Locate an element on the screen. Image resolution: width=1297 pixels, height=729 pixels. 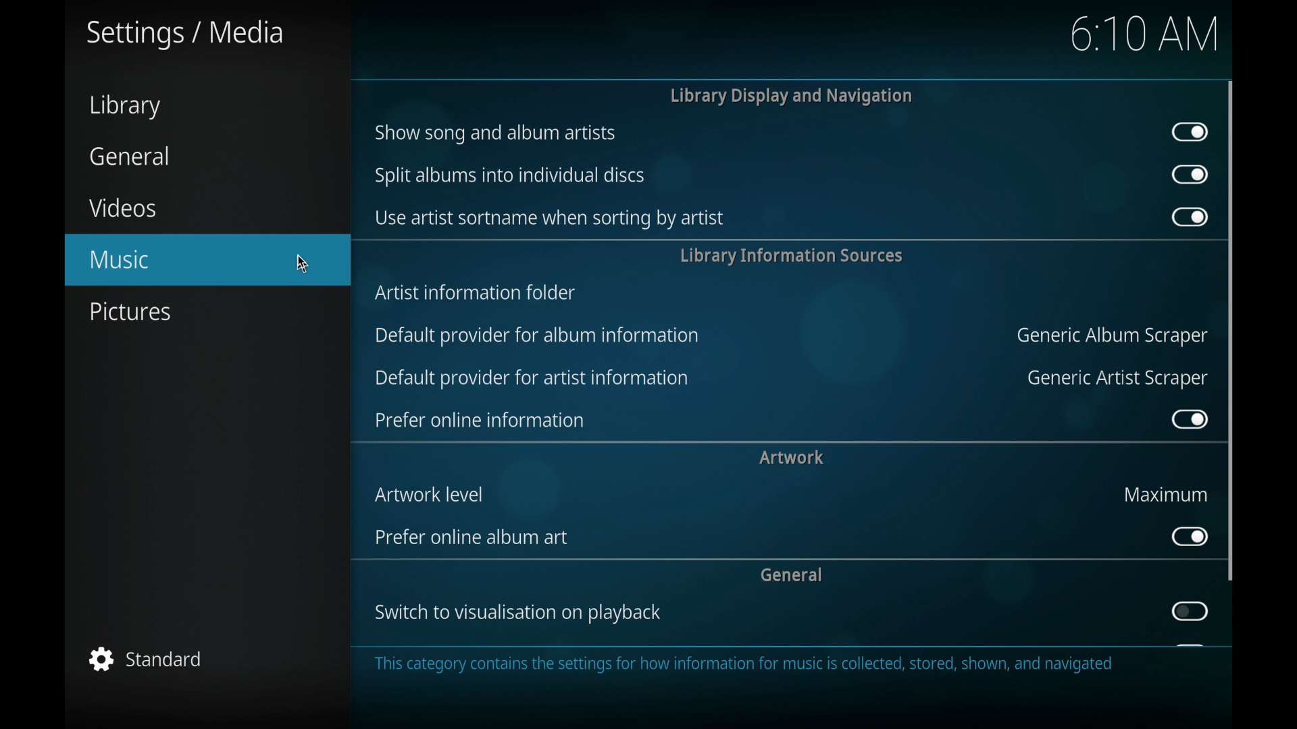
time is located at coordinates (1144, 33).